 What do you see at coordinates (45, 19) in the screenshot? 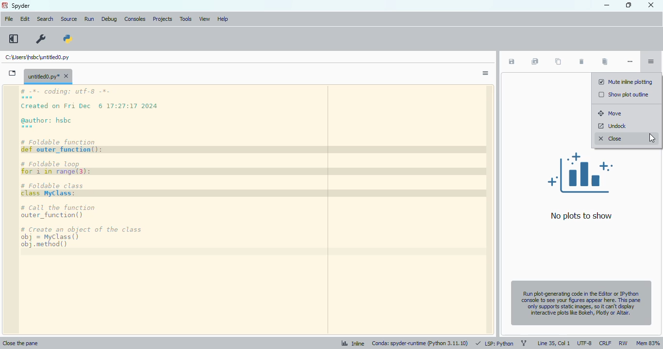
I see `search` at bounding box center [45, 19].